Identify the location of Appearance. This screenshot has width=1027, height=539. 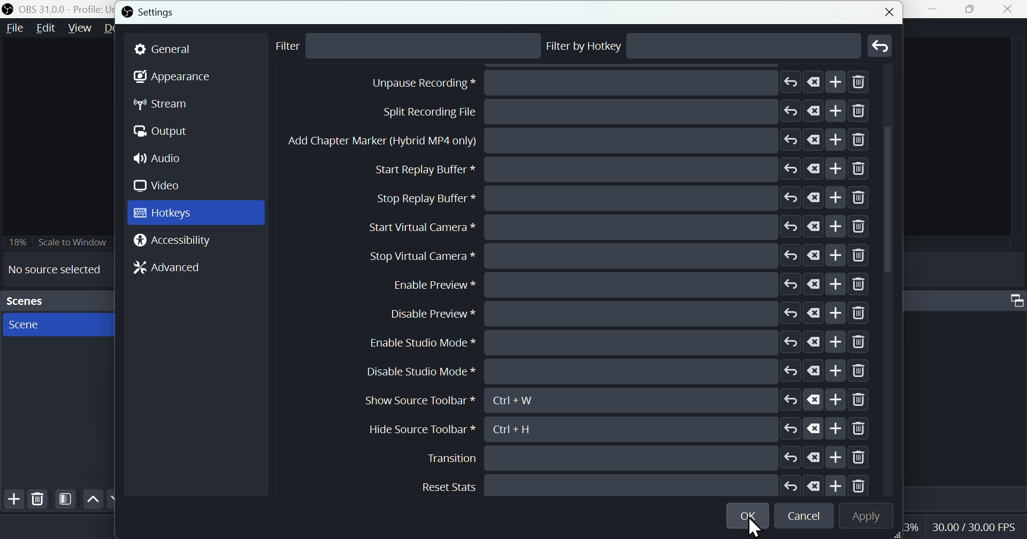
(172, 80).